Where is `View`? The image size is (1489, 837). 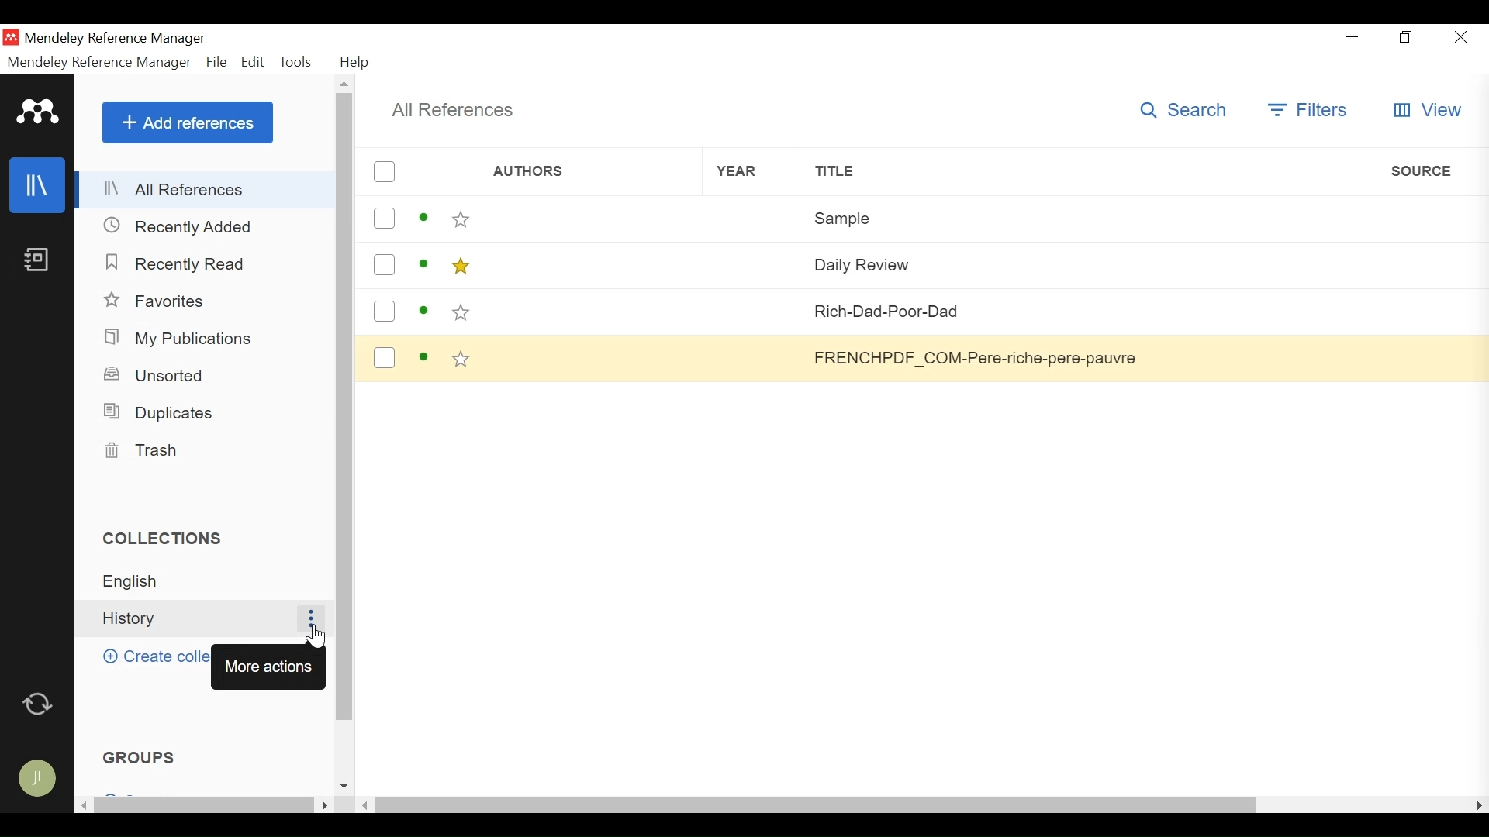
View is located at coordinates (1427, 111).